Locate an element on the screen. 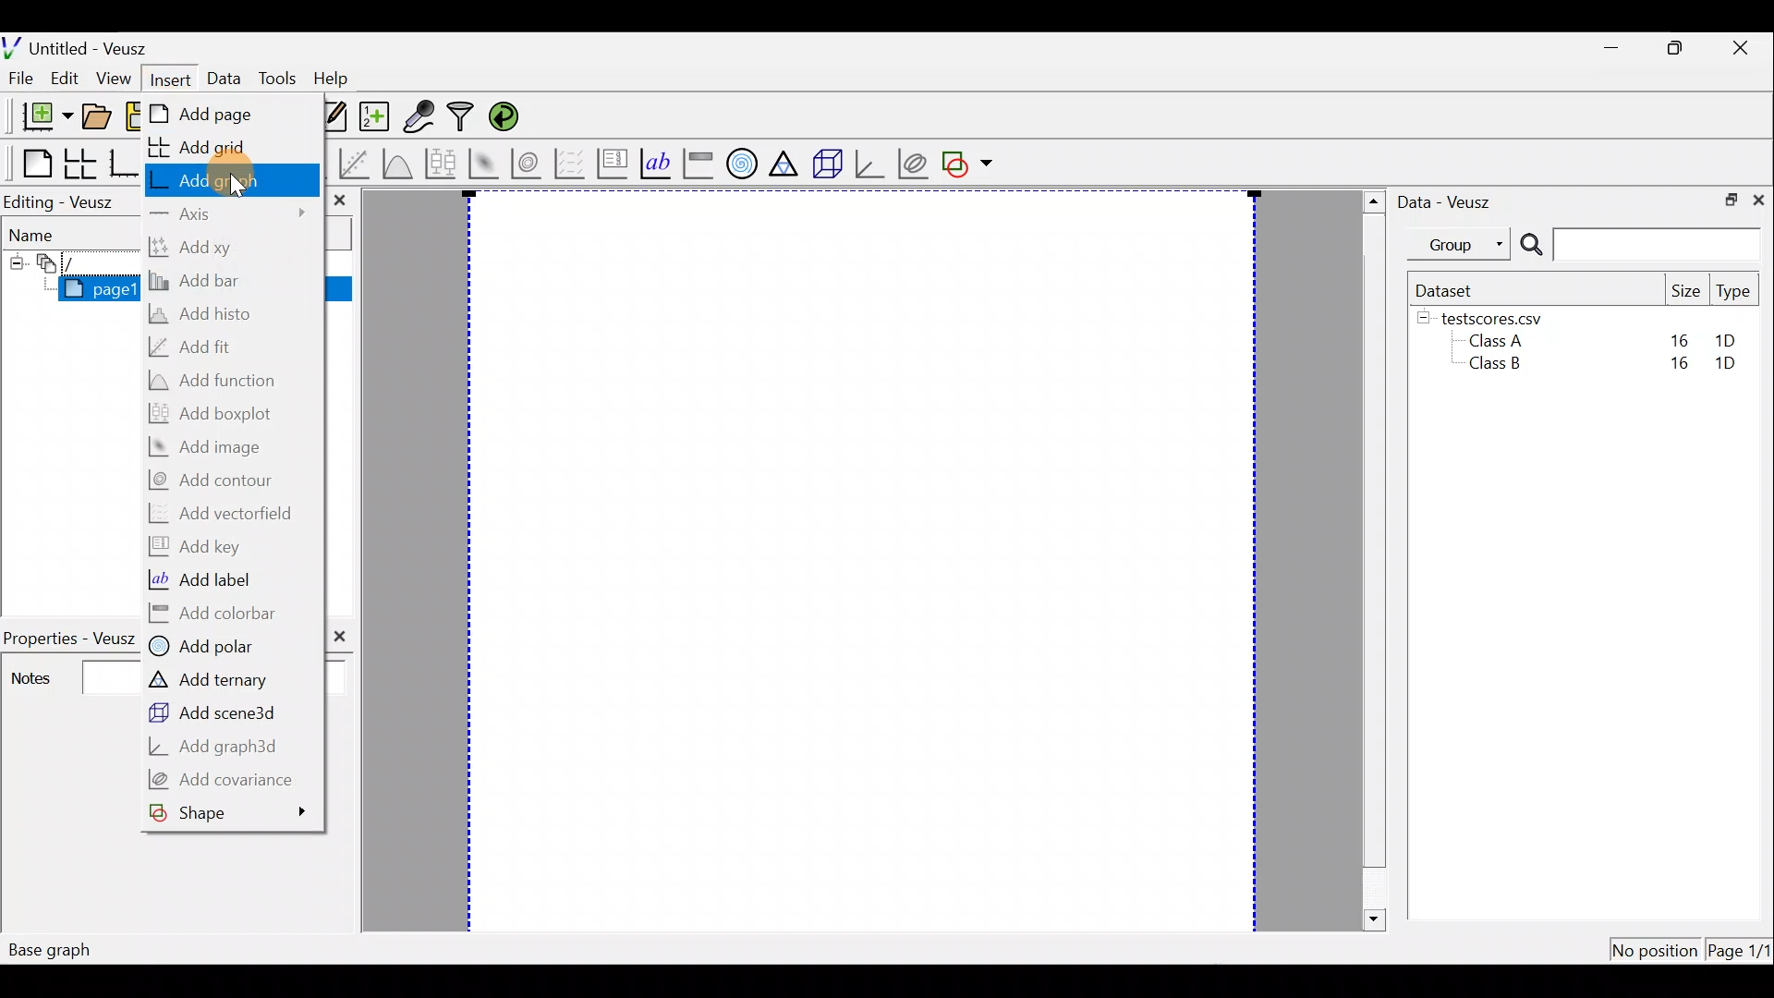 The width and height of the screenshot is (1774, 998). Shape is located at coordinates (231, 811).